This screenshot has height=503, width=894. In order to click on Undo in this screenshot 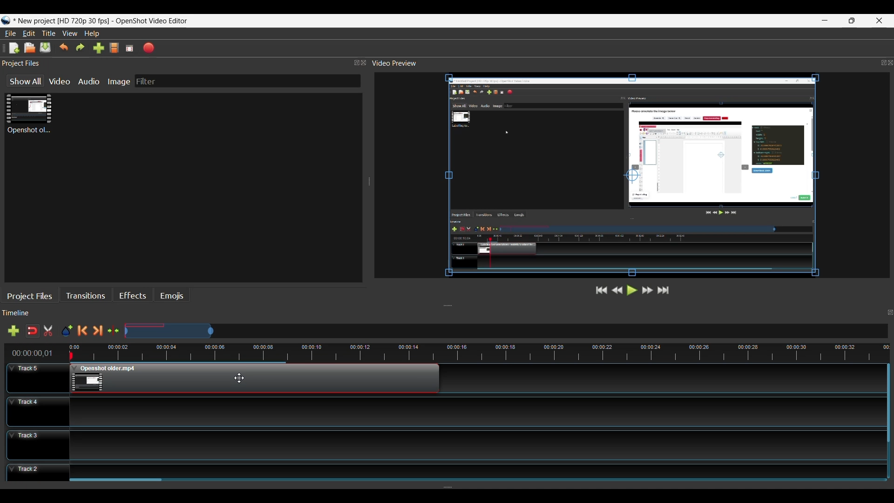, I will do `click(64, 48)`.